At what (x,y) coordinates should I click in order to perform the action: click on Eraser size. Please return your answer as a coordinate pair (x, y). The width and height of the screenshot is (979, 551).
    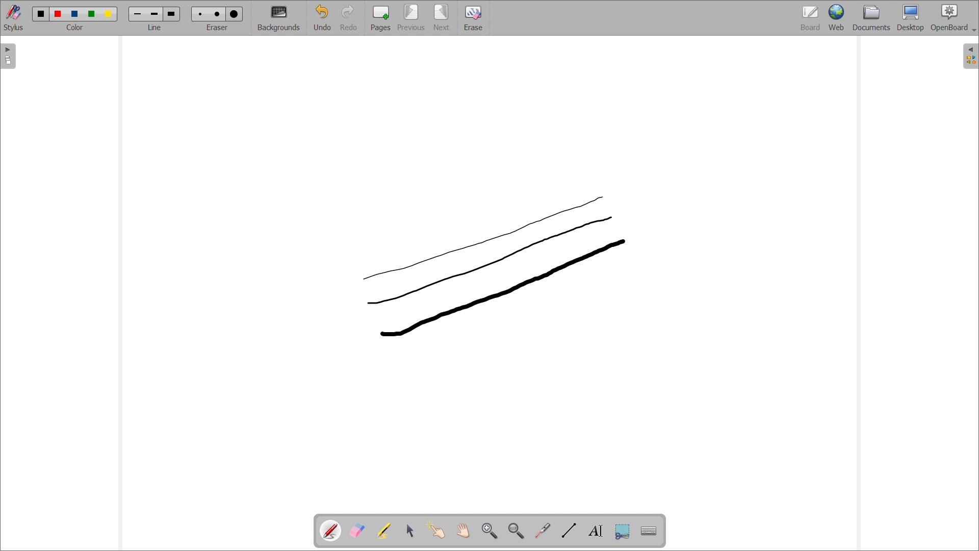
    Looking at the image, I should click on (217, 13).